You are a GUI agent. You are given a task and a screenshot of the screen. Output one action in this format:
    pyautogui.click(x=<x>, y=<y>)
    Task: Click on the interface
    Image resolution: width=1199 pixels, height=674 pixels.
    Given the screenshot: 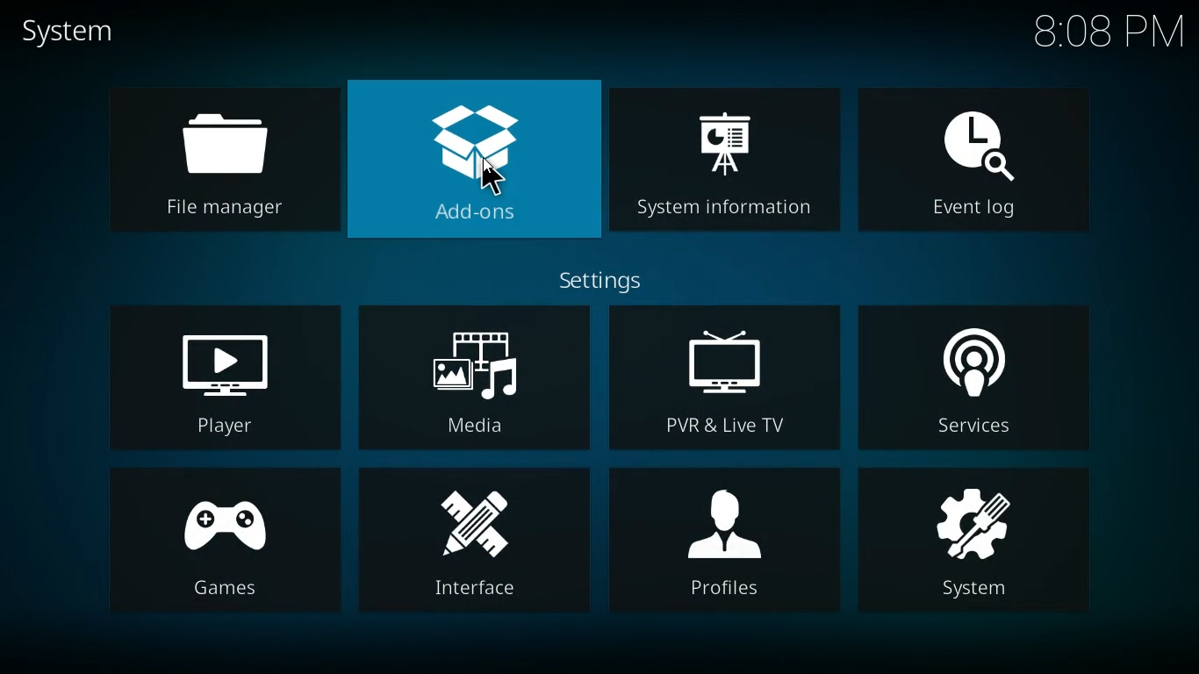 What is the action you would take?
    pyautogui.click(x=480, y=541)
    